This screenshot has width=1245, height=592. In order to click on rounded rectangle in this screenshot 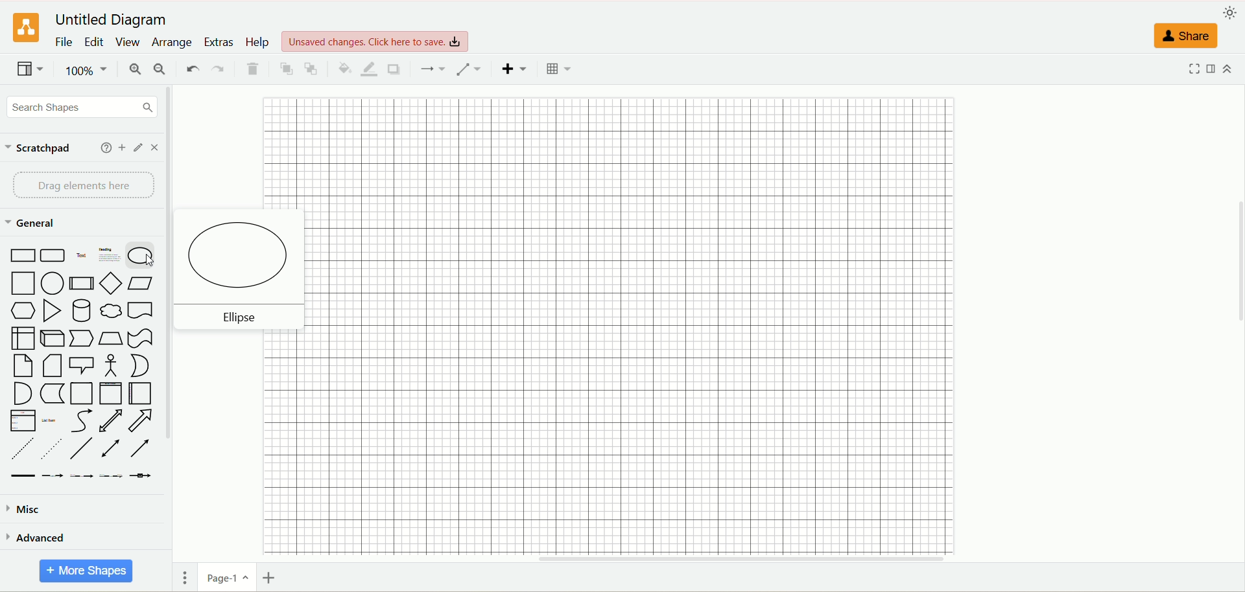, I will do `click(53, 256)`.